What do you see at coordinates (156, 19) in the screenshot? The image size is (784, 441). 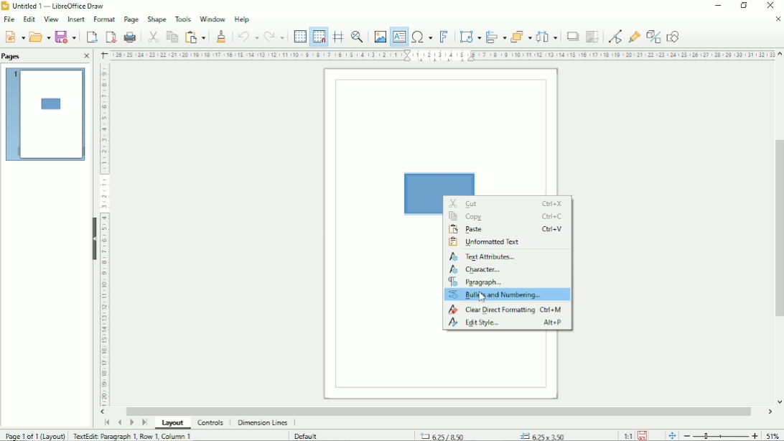 I see `Shape` at bounding box center [156, 19].